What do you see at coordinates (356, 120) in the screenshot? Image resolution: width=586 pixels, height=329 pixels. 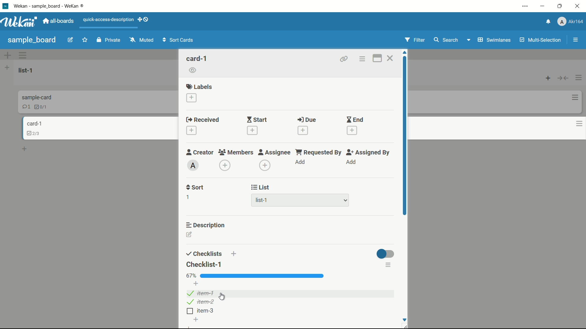 I see `end` at bounding box center [356, 120].